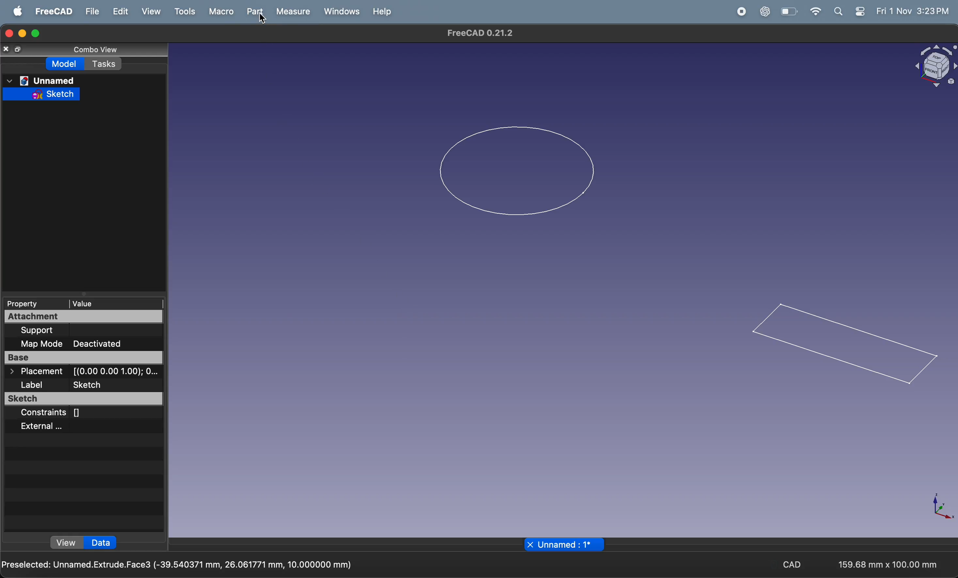 The width and height of the screenshot is (958, 578). What do you see at coordinates (911, 10) in the screenshot?
I see `Fri 1 Nov  3:23 PM` at bounding box center [911, 10].